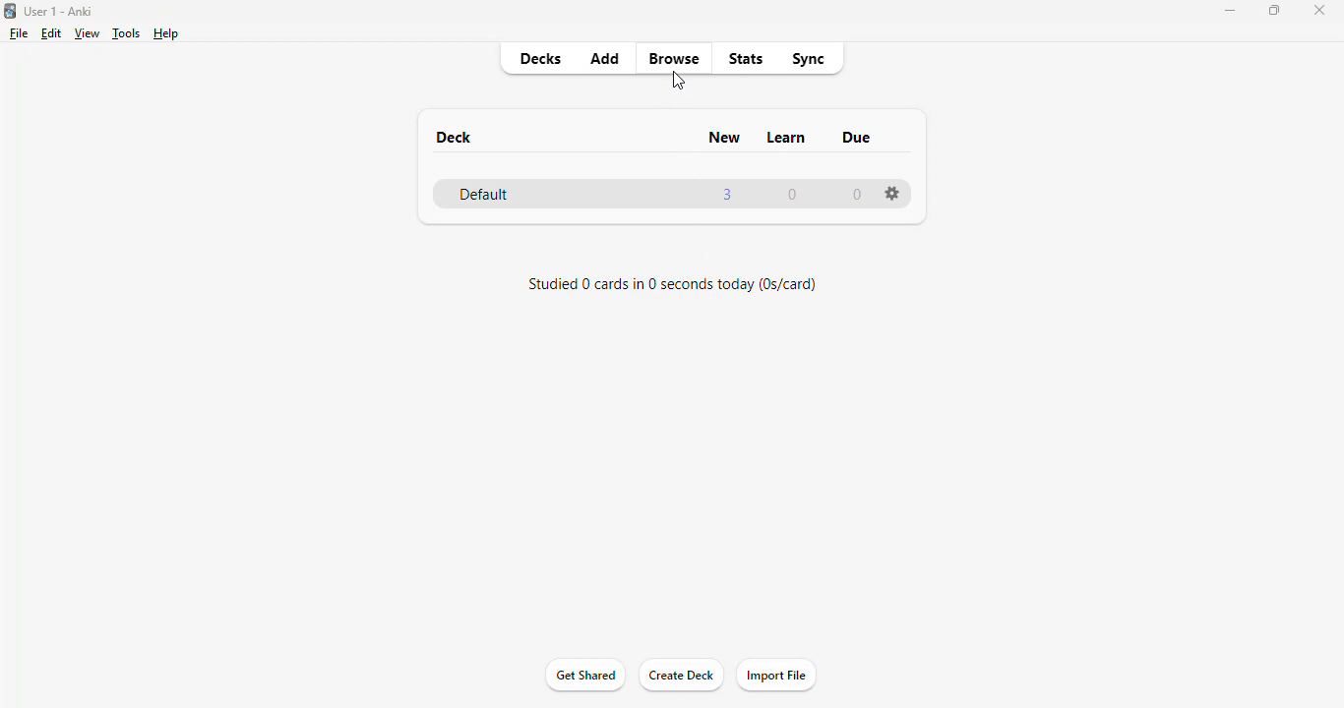 Image resolution: width=1344 pixels, height=708 pixels. Describe the element at coordinates (88, 33) in the screenshot. I see `view` at that location.